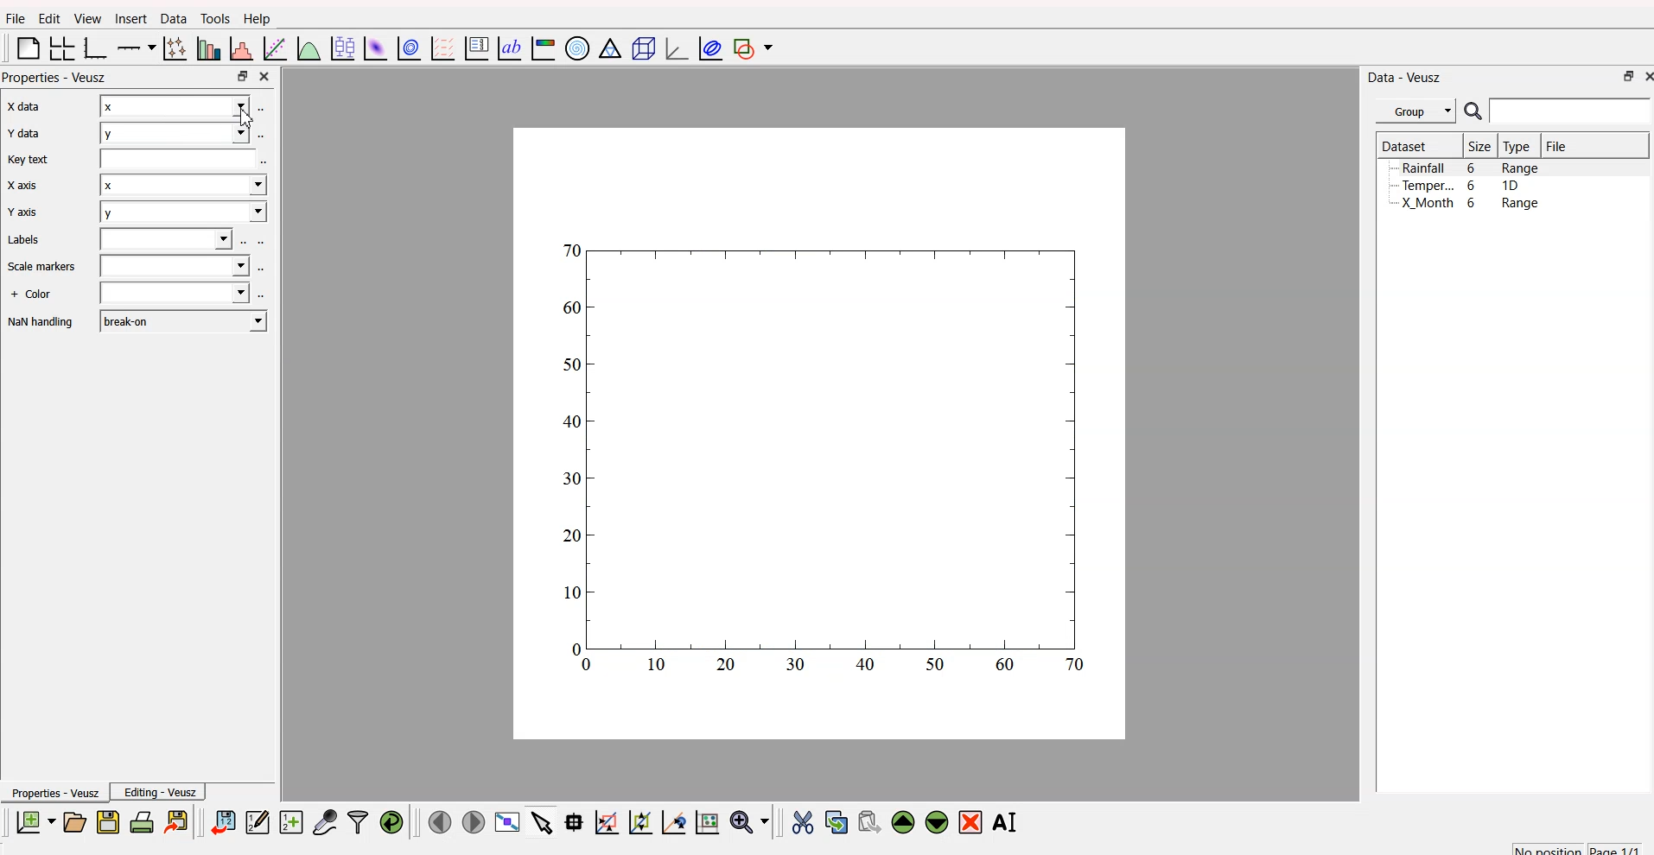  I want to click on plot points, so click(173, 48).